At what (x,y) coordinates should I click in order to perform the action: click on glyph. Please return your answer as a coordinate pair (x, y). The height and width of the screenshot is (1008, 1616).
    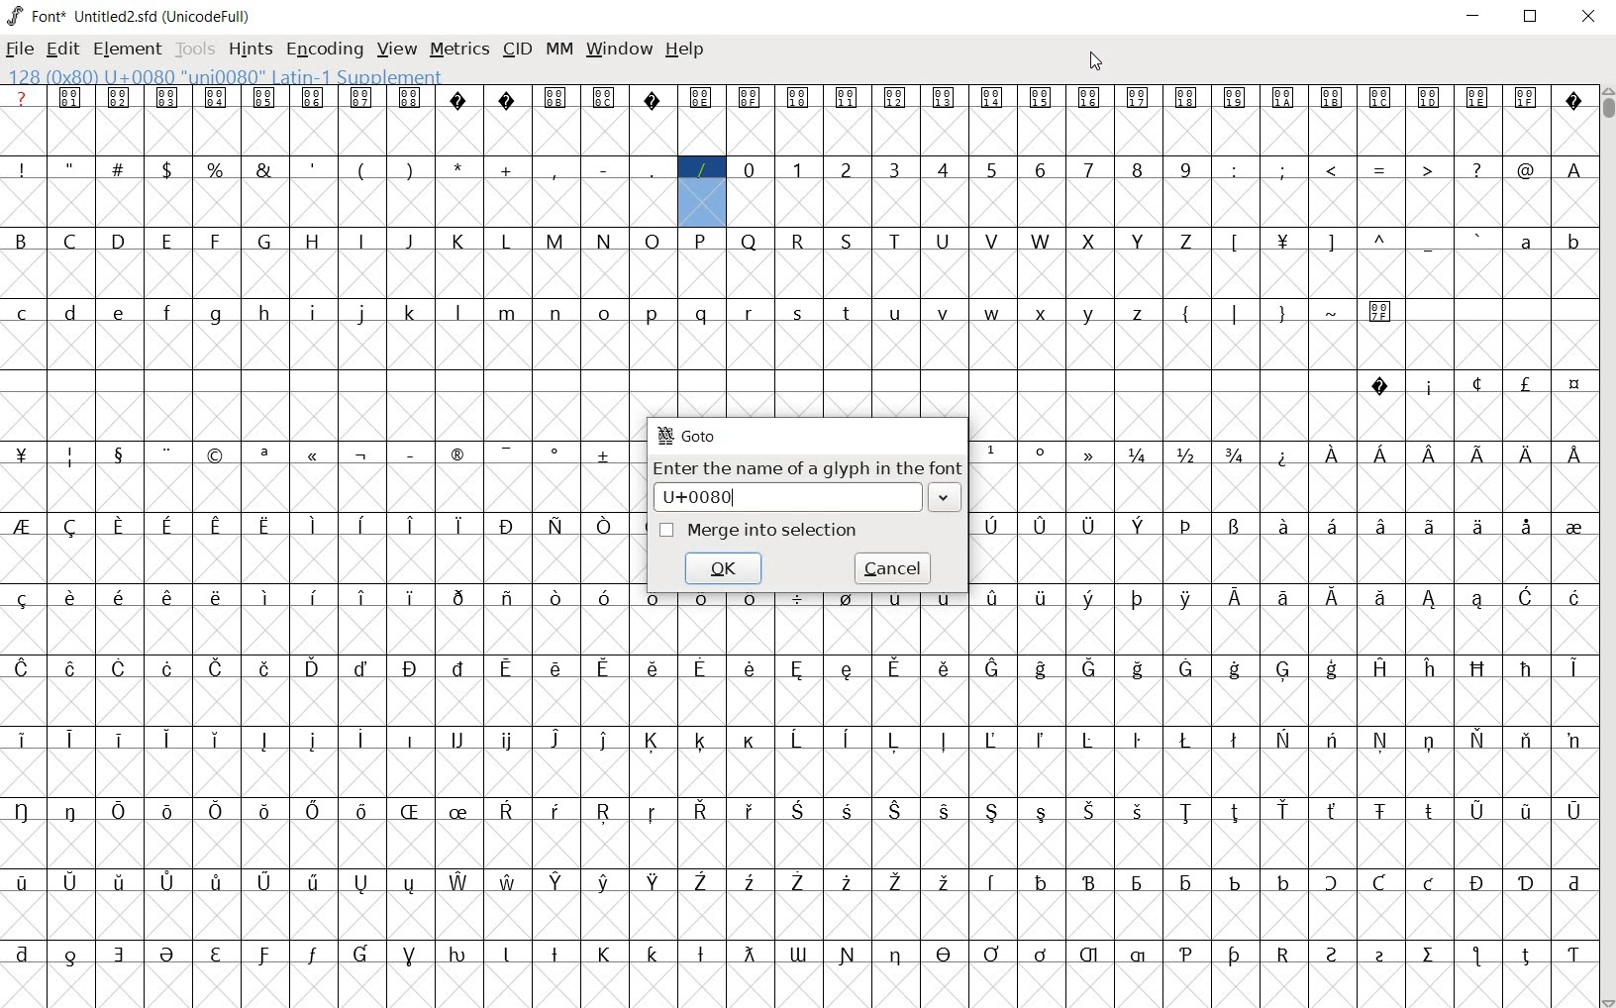
    Looking at the image, I should click on (1431, 389).